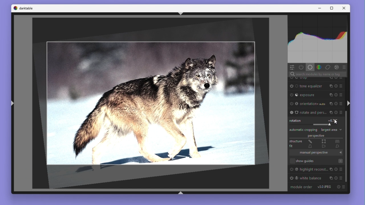 This screenshot has height=205, width=365. I want to click on Image, so click(152, 103).